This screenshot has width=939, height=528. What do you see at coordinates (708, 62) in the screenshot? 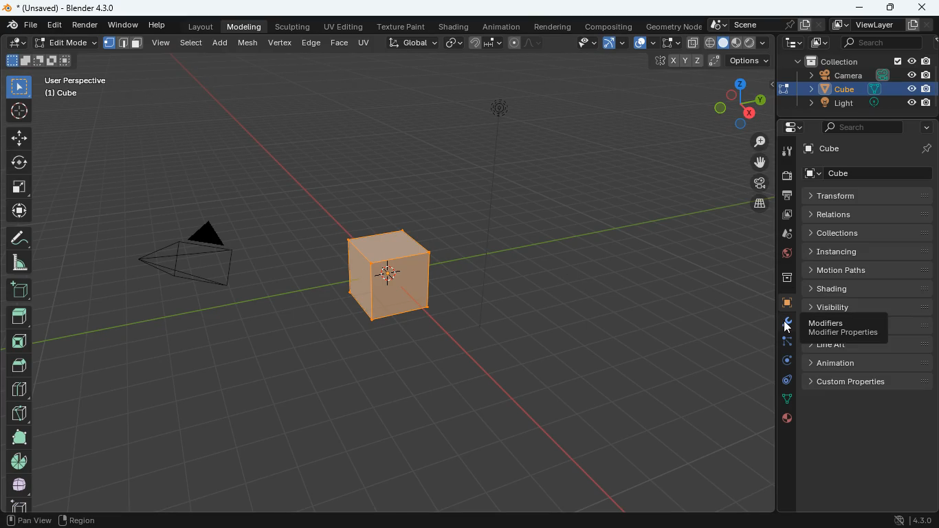
I see `coordinates` at bounding box center [708, 62].